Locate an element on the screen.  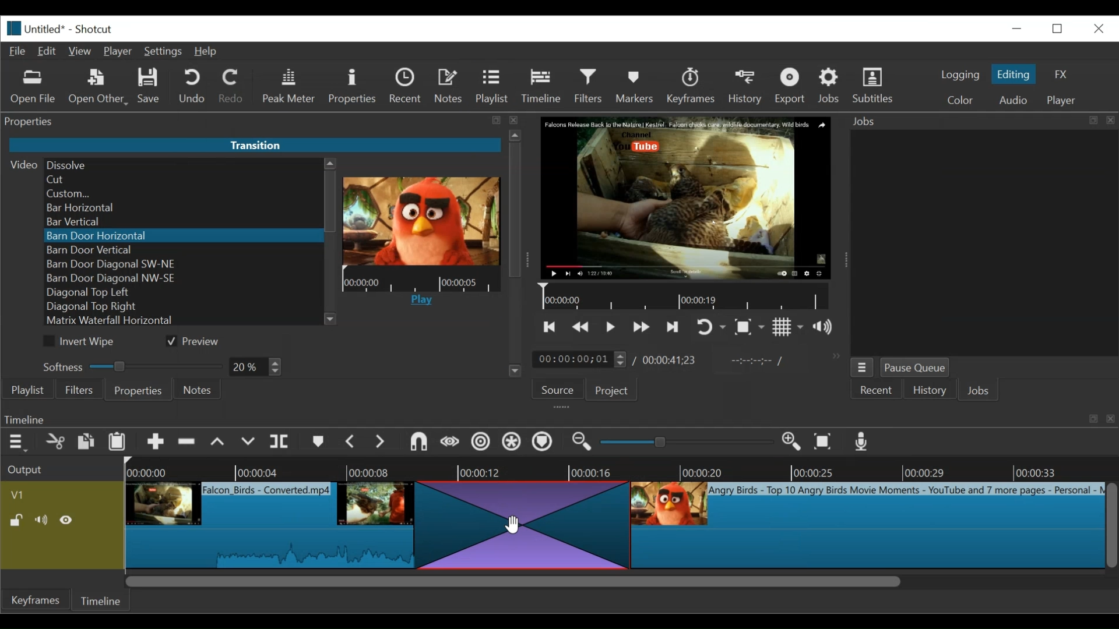
Field is located at coordinates (257, 368).